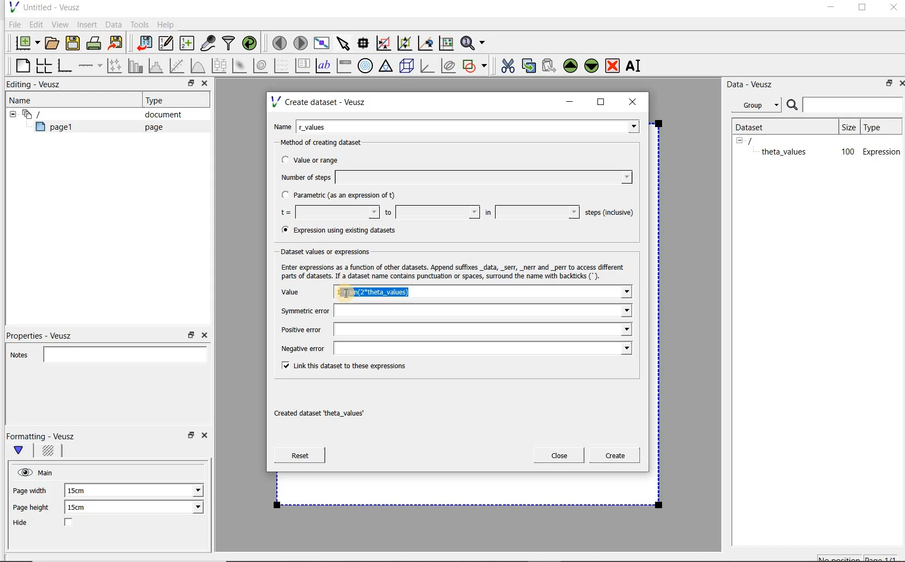 The height and width of the screenshot is (562, 905). What do you see at coordinates (474, 40) in the screenshot?
I see `Zoom functions menu` at bounding box center [474, 40].